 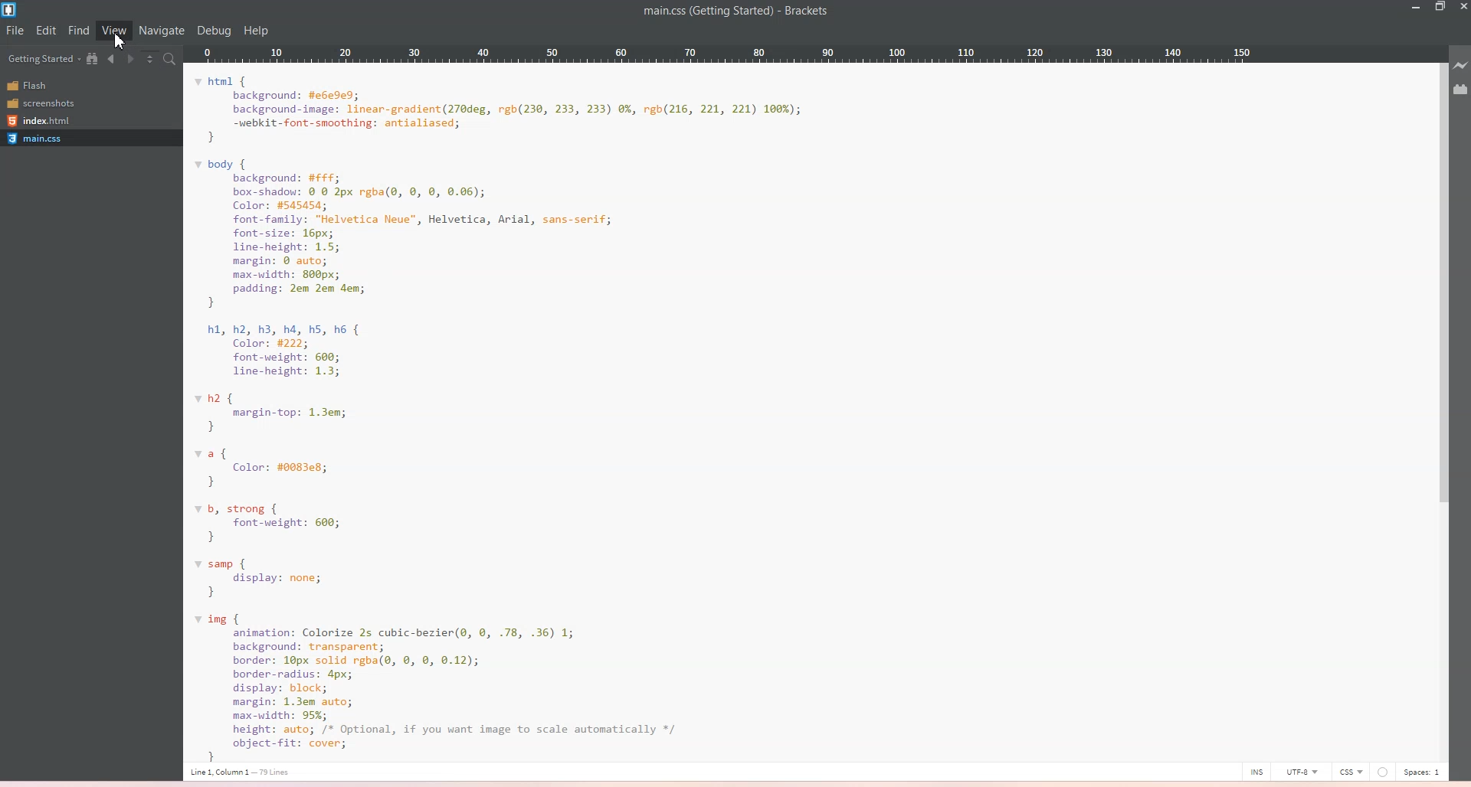 I want to click on Live Preview, so click(x=1462, y=65).